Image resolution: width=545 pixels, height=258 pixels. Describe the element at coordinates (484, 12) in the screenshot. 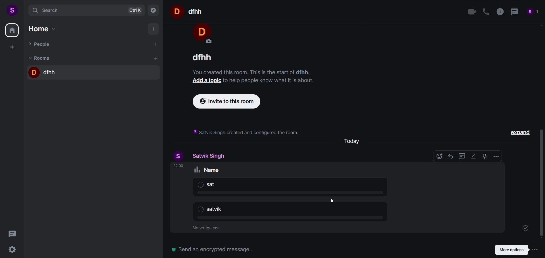

I see `call` at that location.